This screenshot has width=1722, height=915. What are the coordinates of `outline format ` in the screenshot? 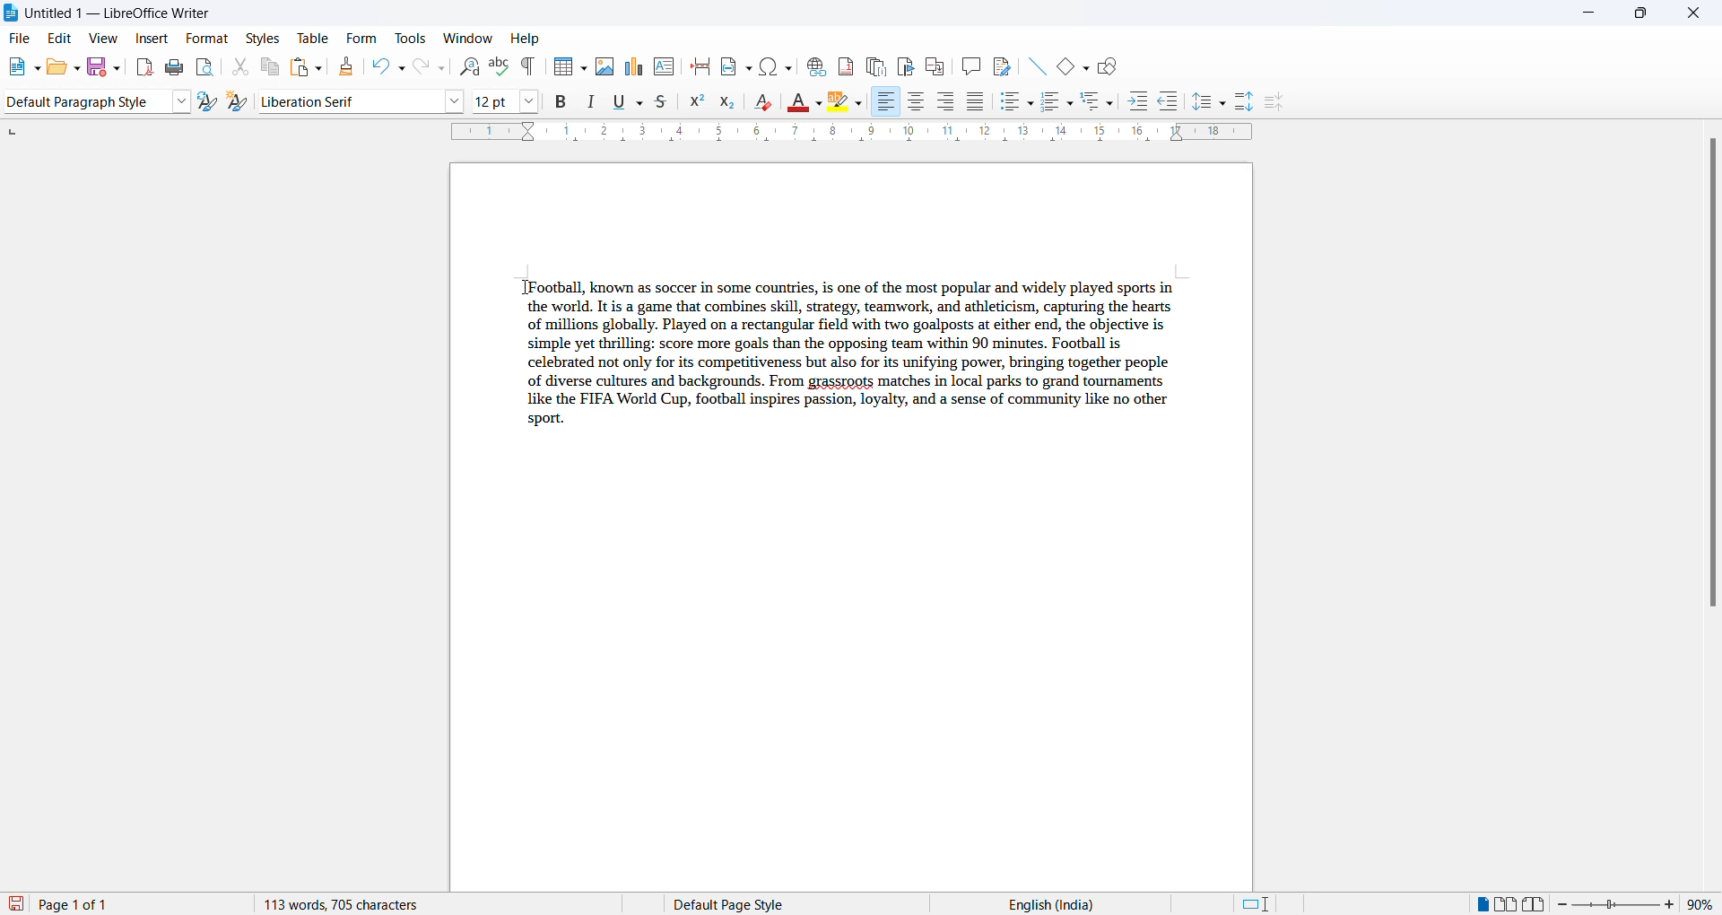 It's located at (1091, 102).